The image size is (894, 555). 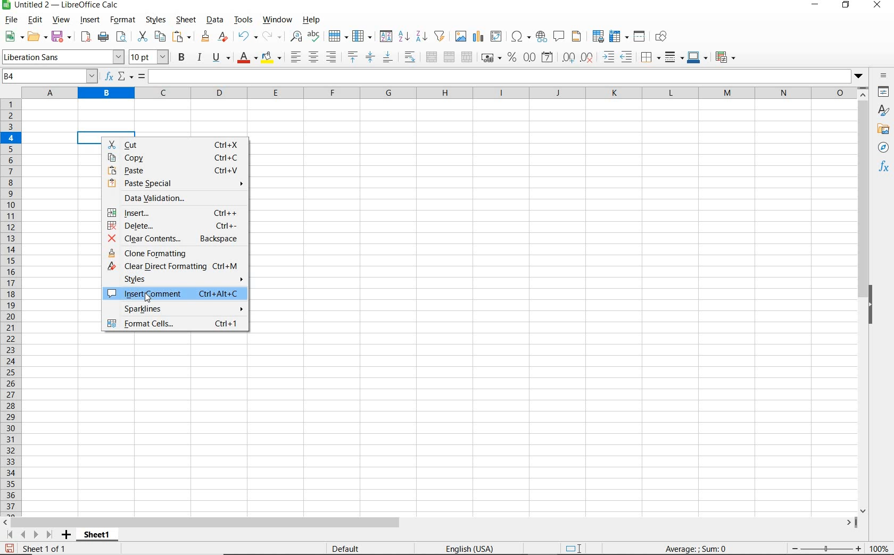 I want to click on center vertically, so click(x=370, y=58).